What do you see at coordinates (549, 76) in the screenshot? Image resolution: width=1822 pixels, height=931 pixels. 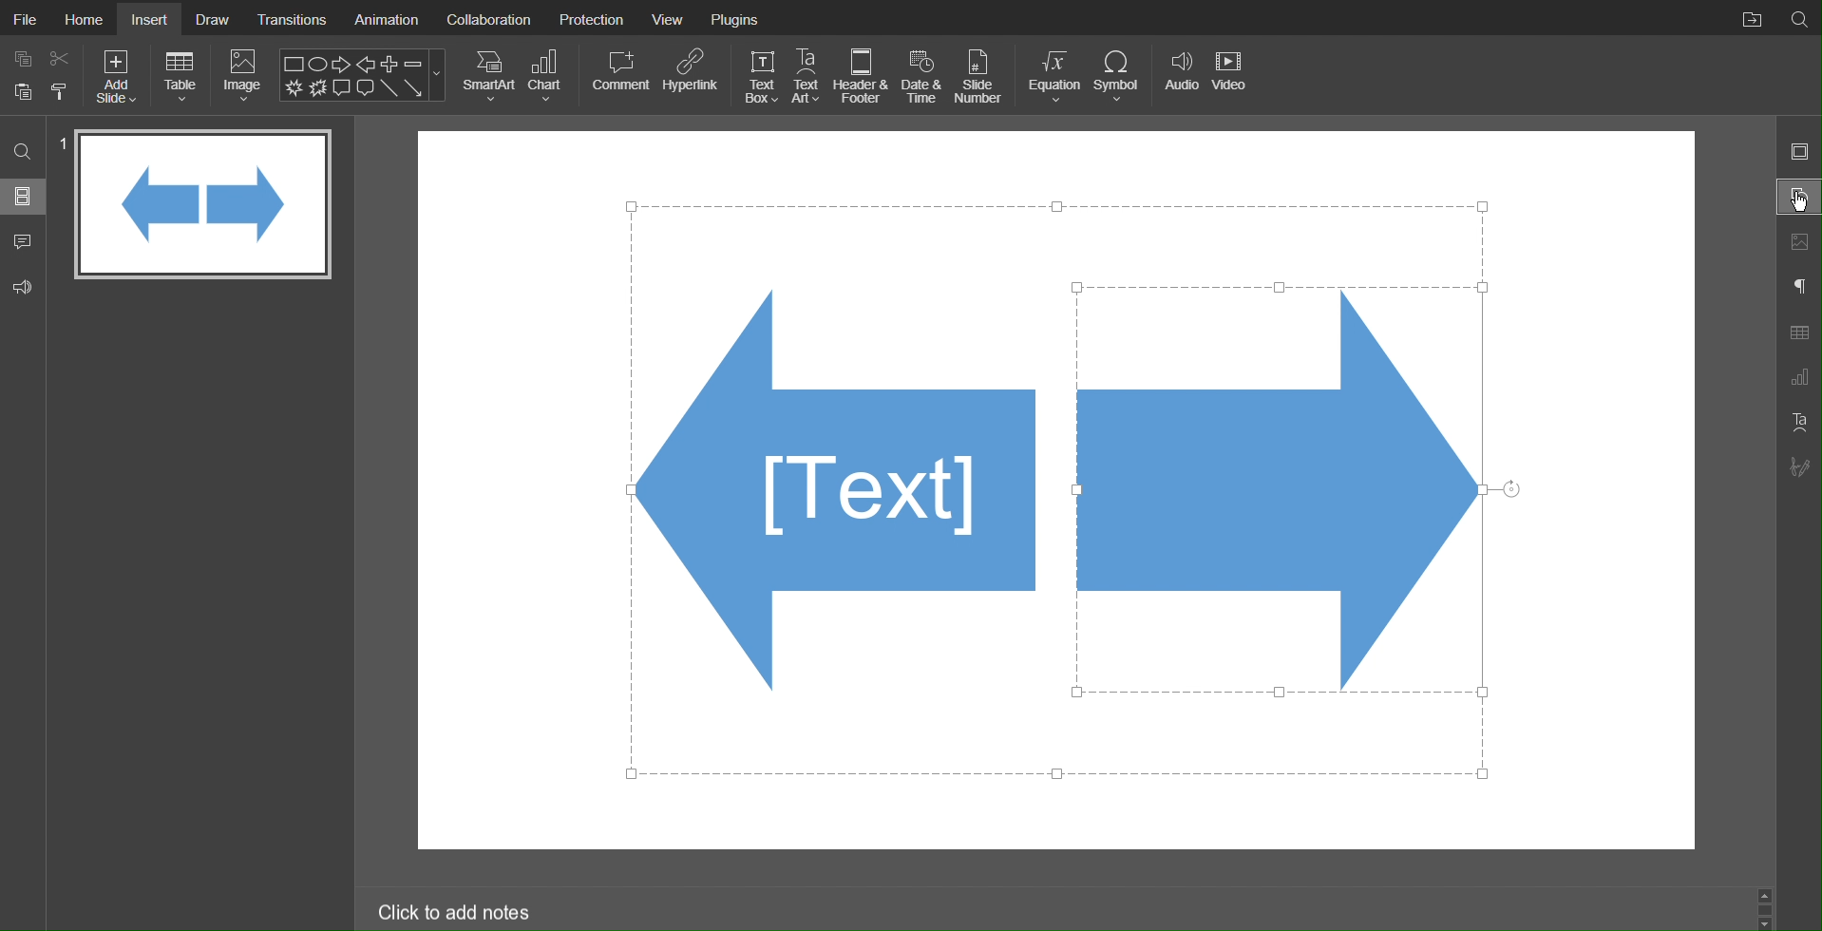 I see `Chart` at bounding box center [549, 76].